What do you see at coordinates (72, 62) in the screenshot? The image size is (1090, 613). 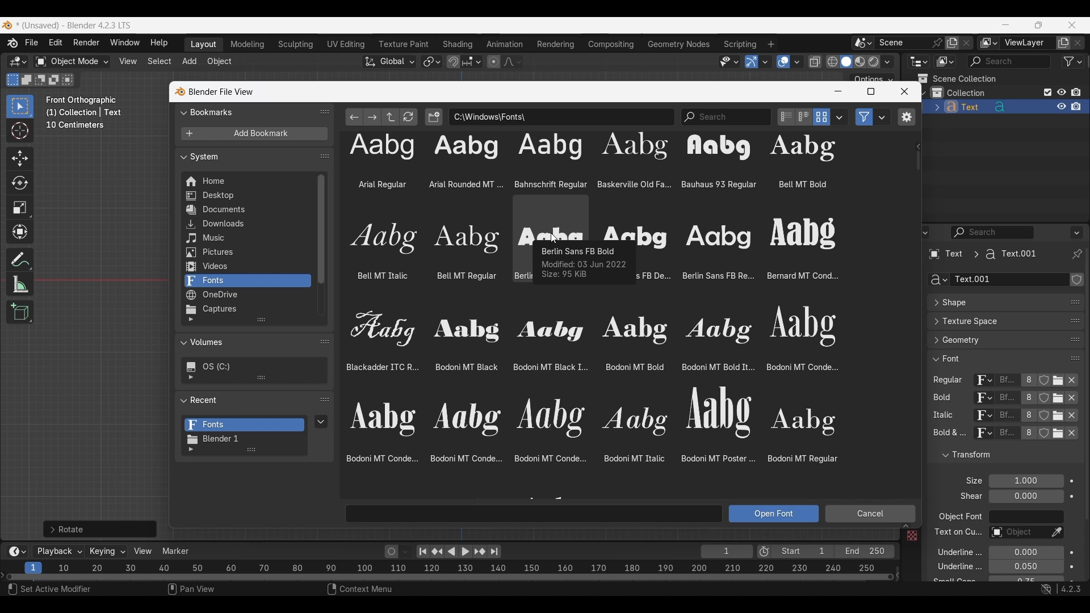 I see `Sets the object interaction mode` at bounding box center [72, 62].